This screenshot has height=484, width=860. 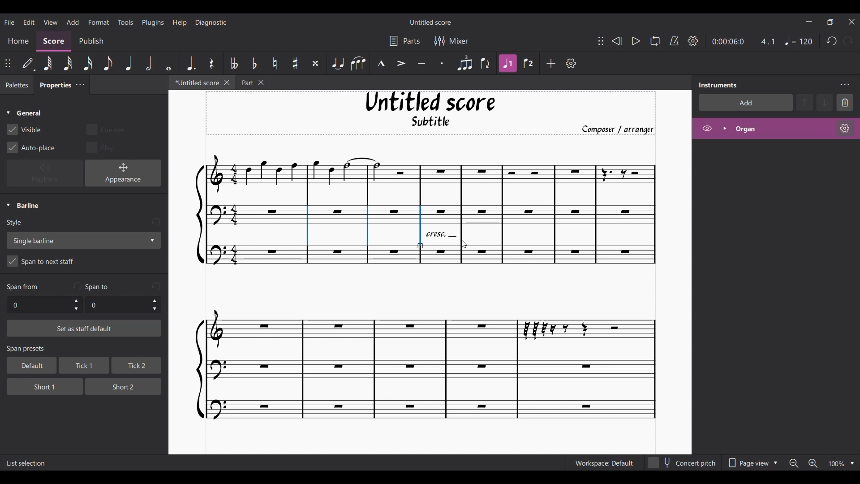 What do you see at coordinates (405, 41) in the screenshot?
I see `Parts settings` at bounding box center [405, 41].